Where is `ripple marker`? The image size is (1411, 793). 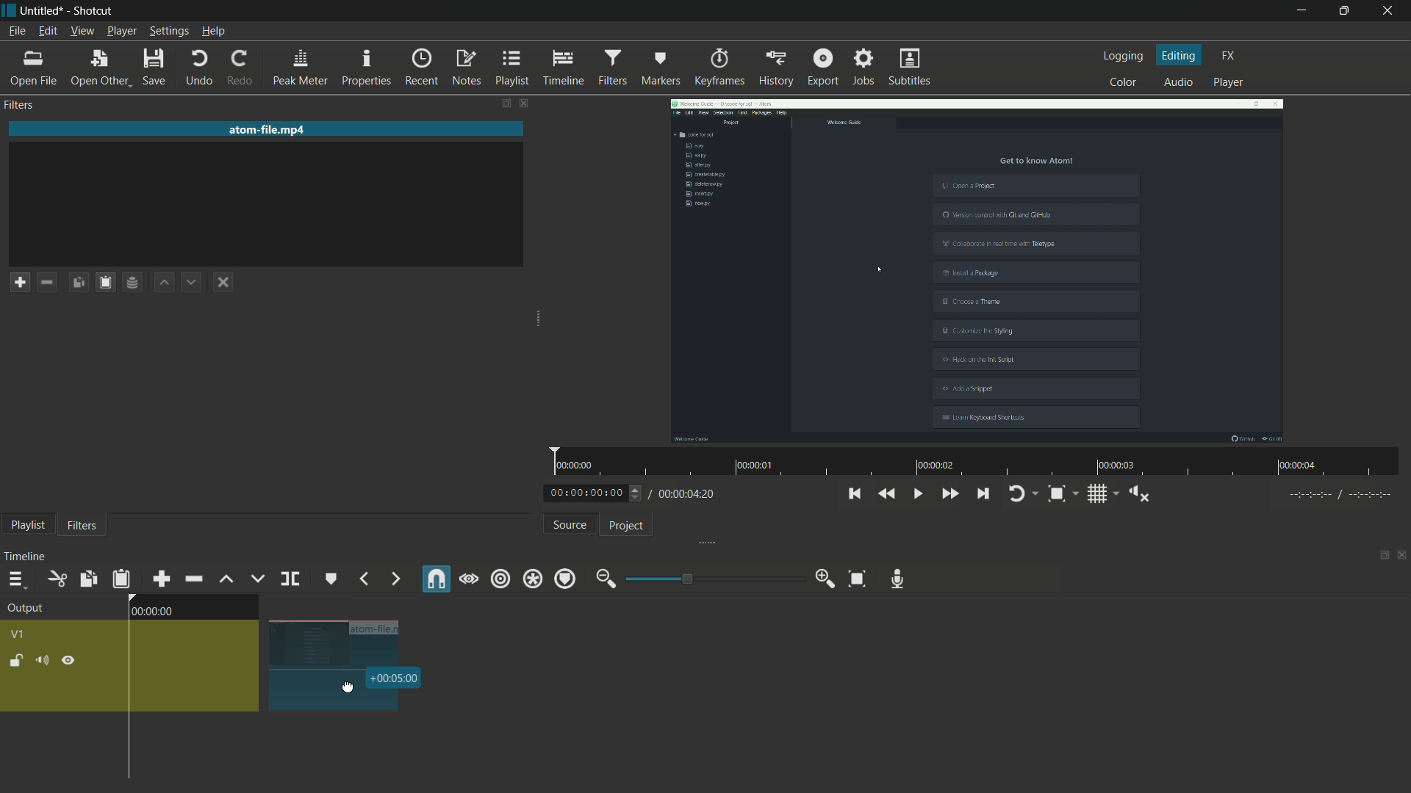
ripple marker is located at coordinates (565, 579).